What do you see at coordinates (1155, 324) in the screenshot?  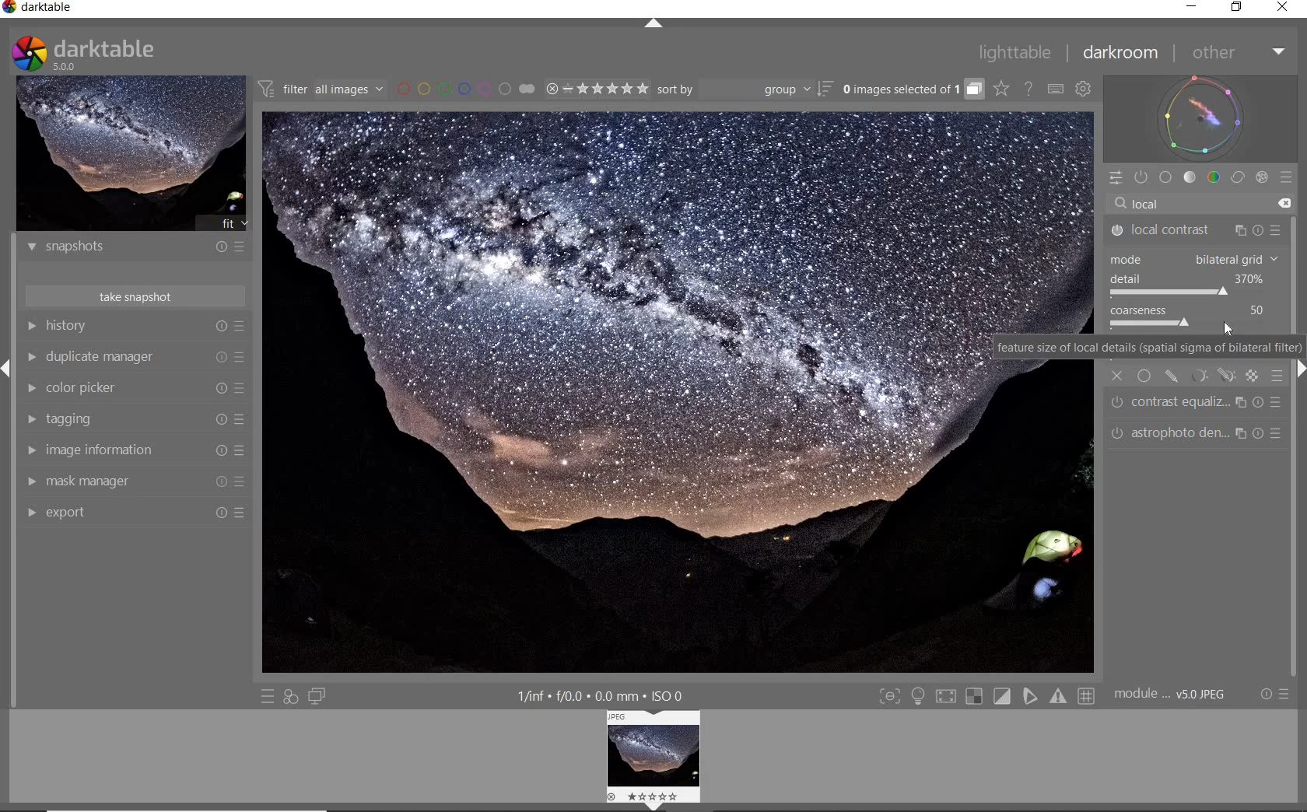 I see `coarseness slider` at bounding box center [1155, 324].